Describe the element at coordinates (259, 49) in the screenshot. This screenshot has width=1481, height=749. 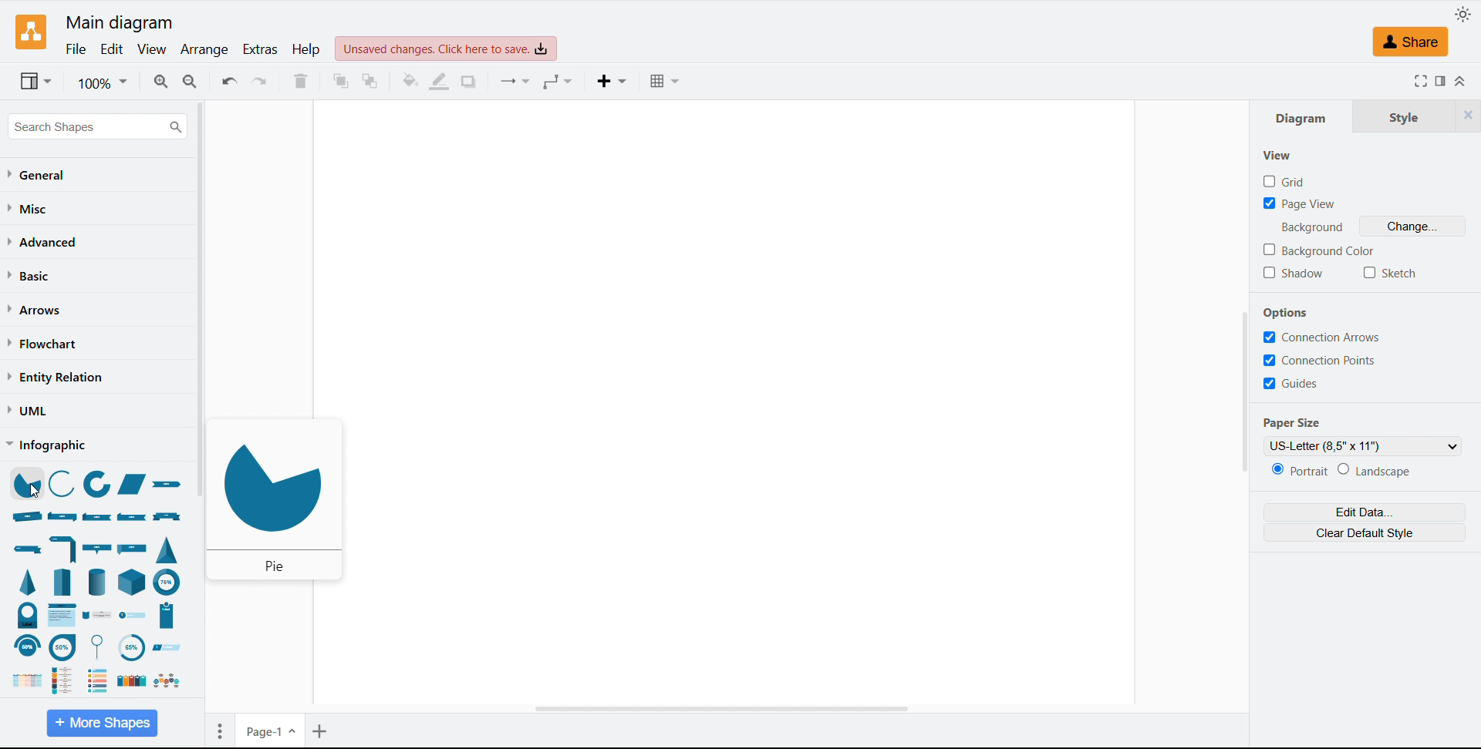
I see `Extras ` at that location.